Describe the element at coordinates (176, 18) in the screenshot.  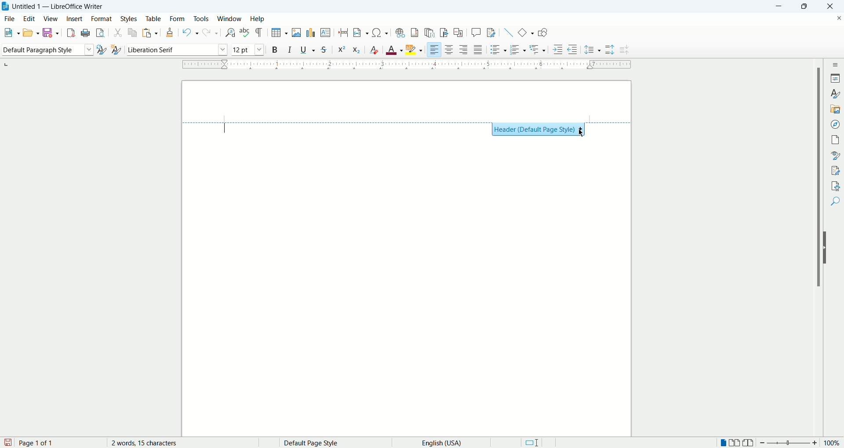
I see `form` at that location.